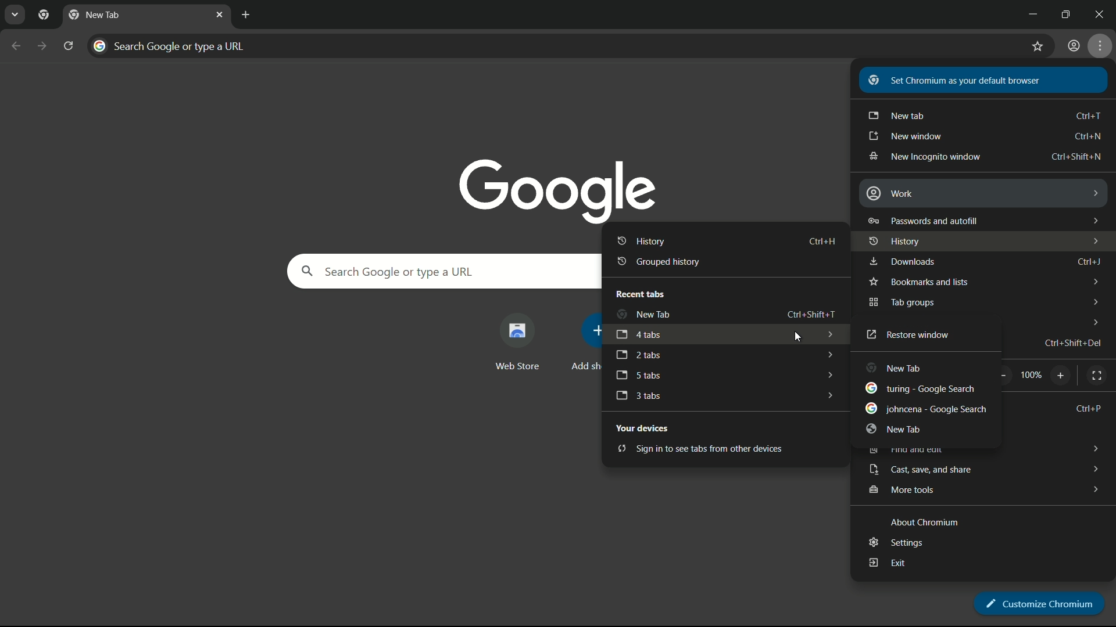 This screenshot has height=627, width=1116. I want to click on dropdown arrows, so click(1096, 469).